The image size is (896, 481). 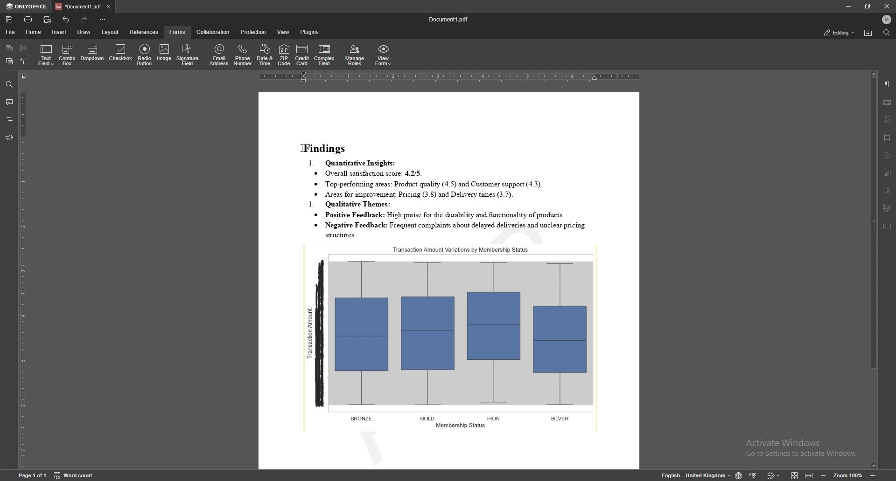 What do you see at coordinates (738, 475) in the screenshot?
I see `change doc language` at bounding box center [738, 475].